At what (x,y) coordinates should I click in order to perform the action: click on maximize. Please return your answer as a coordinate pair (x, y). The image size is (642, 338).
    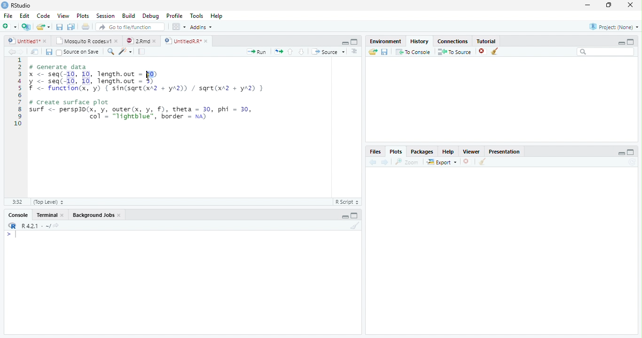
    Looking at the image, I should click on (631, 42).